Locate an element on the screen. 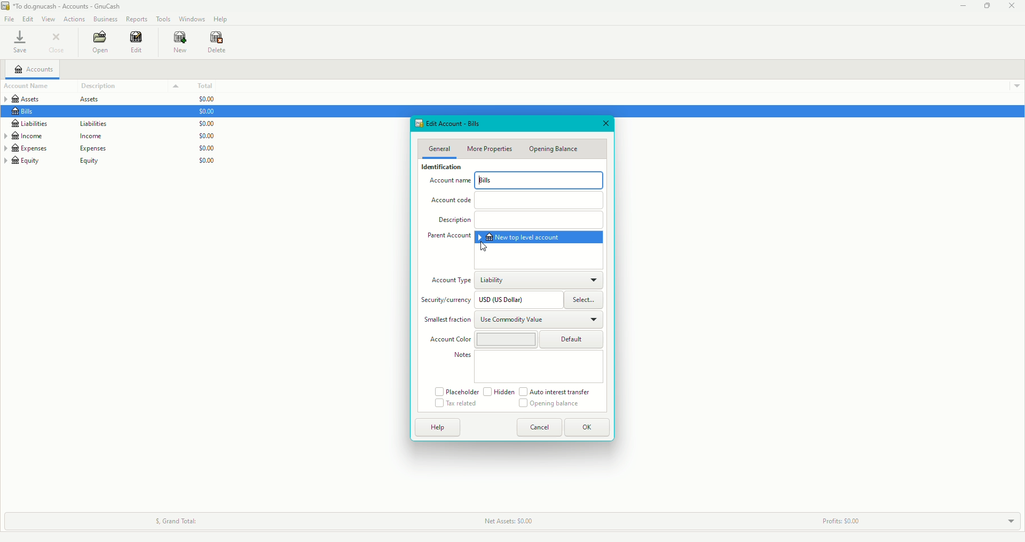 The height and width of the screenshot is (542, 1025). Net Assets is located at coordinates (508, 521).